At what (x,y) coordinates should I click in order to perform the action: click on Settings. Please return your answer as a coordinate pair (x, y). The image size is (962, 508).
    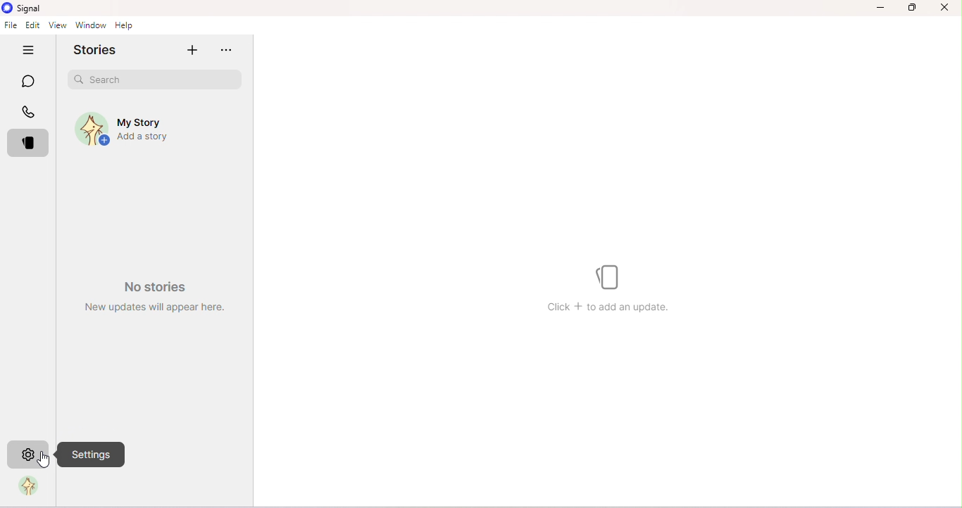
    Looking at the image, I should click on (28, 455).